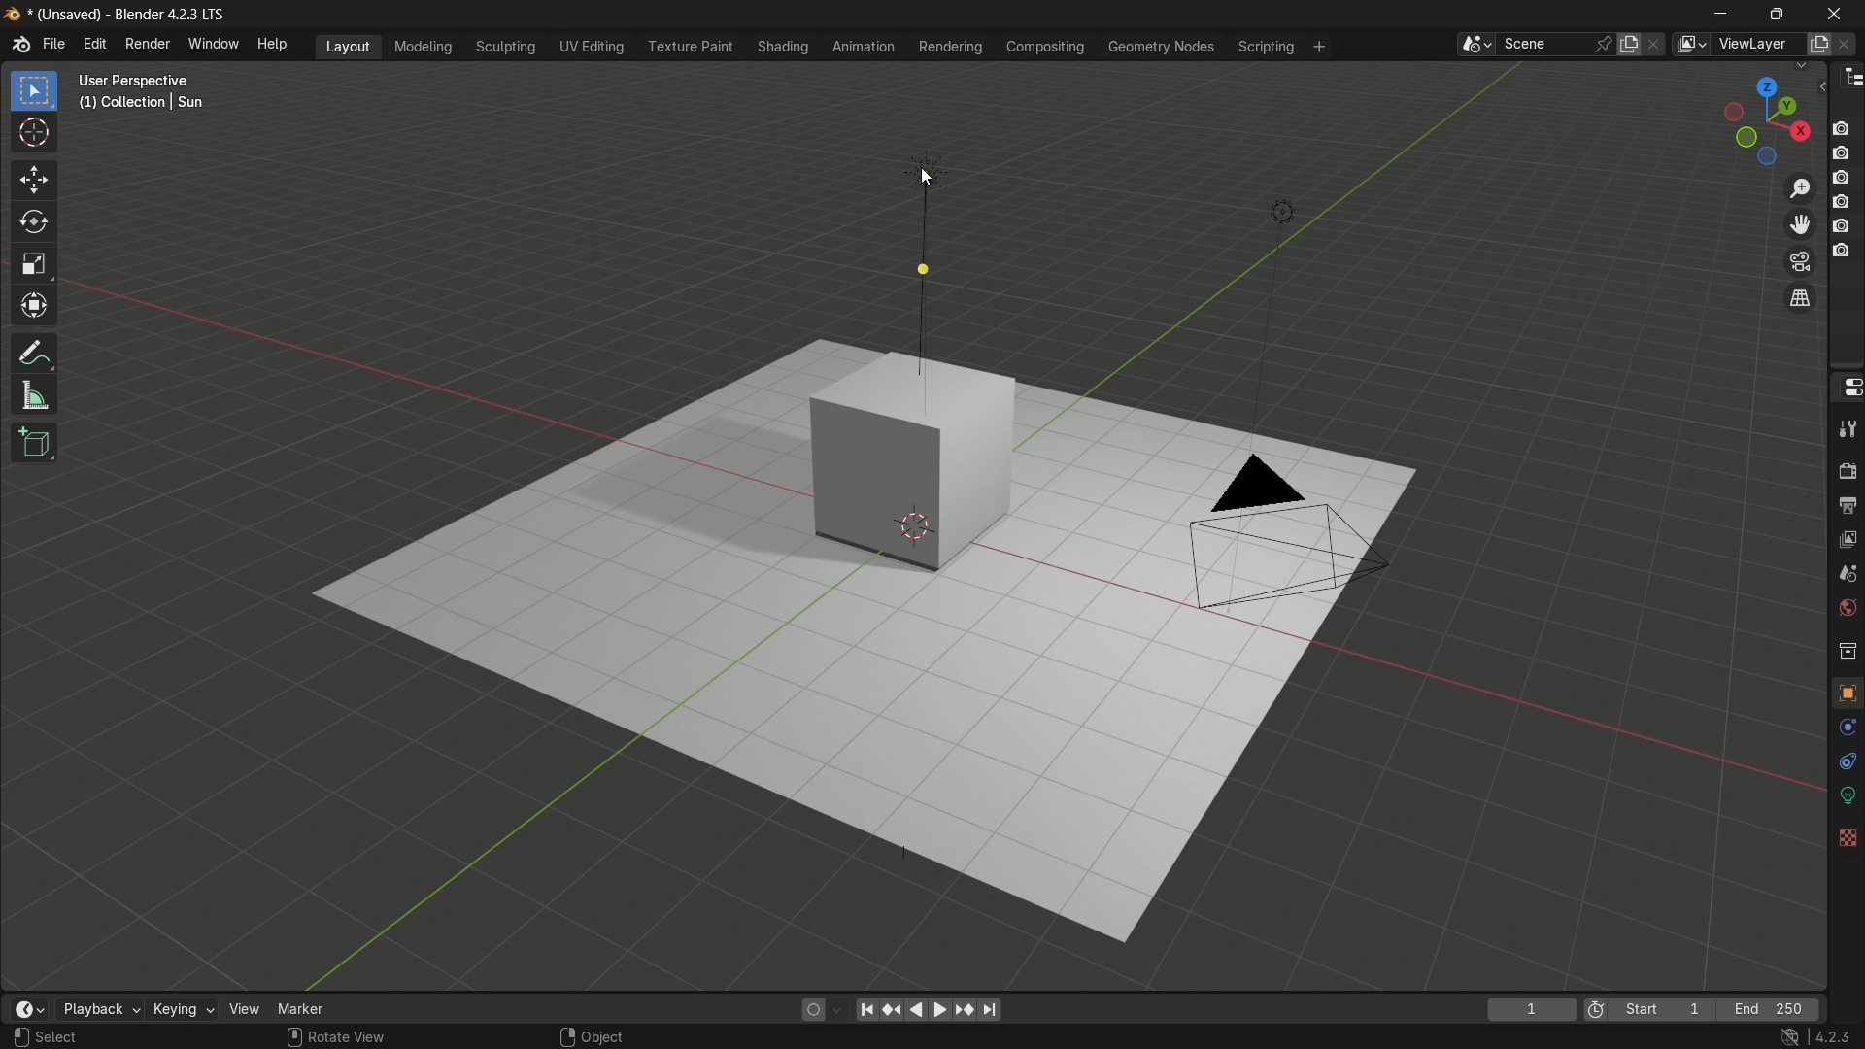 This screenshot has height=1049, width=1865. I want to click on camera, so click(1283, 528).